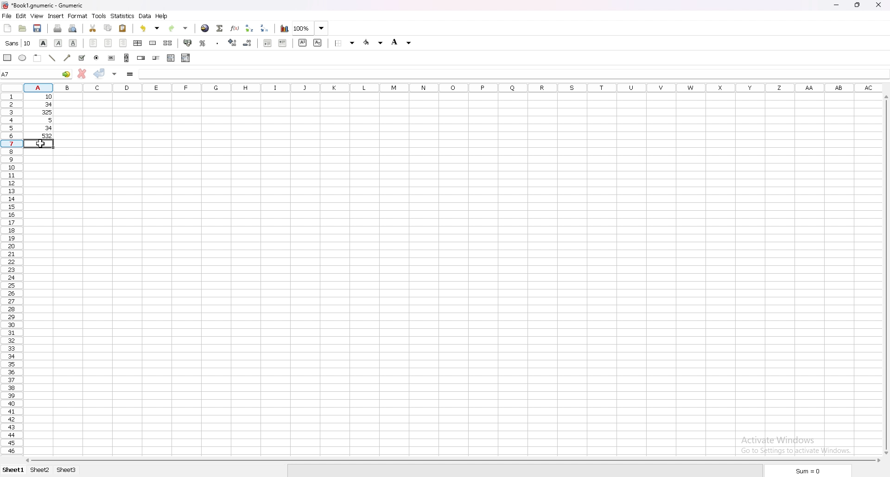 Image resolution: width=890 pixels, height=477 pixels. Describe the element at coordinates (162, 16) in the screenshot. I see `help` at that location.